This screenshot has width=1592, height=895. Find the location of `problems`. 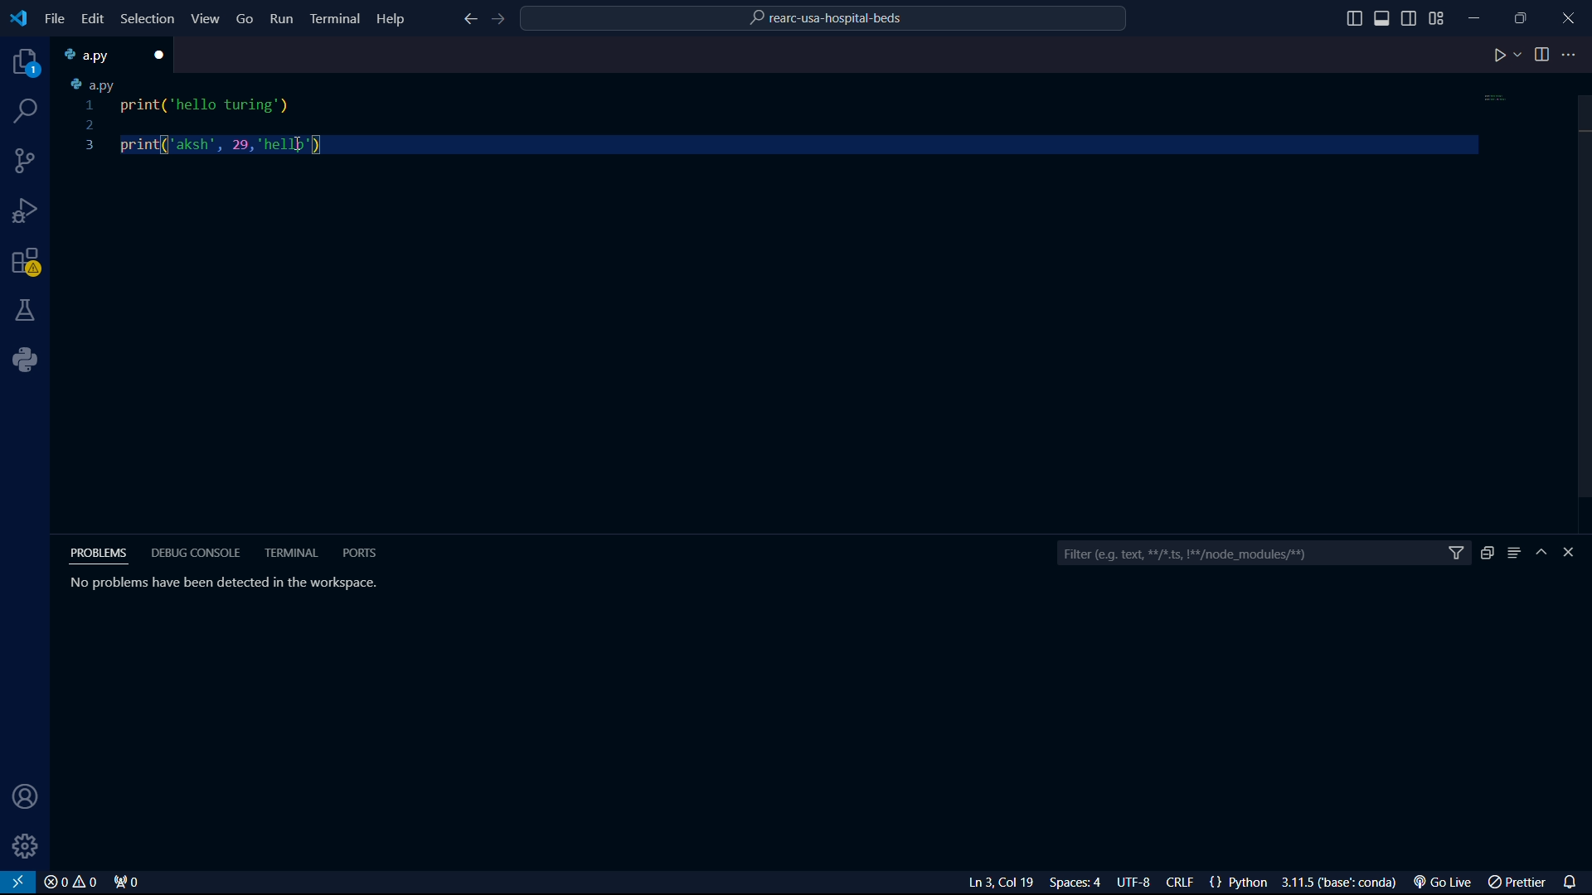

problems is located at coordinates (102, 553).